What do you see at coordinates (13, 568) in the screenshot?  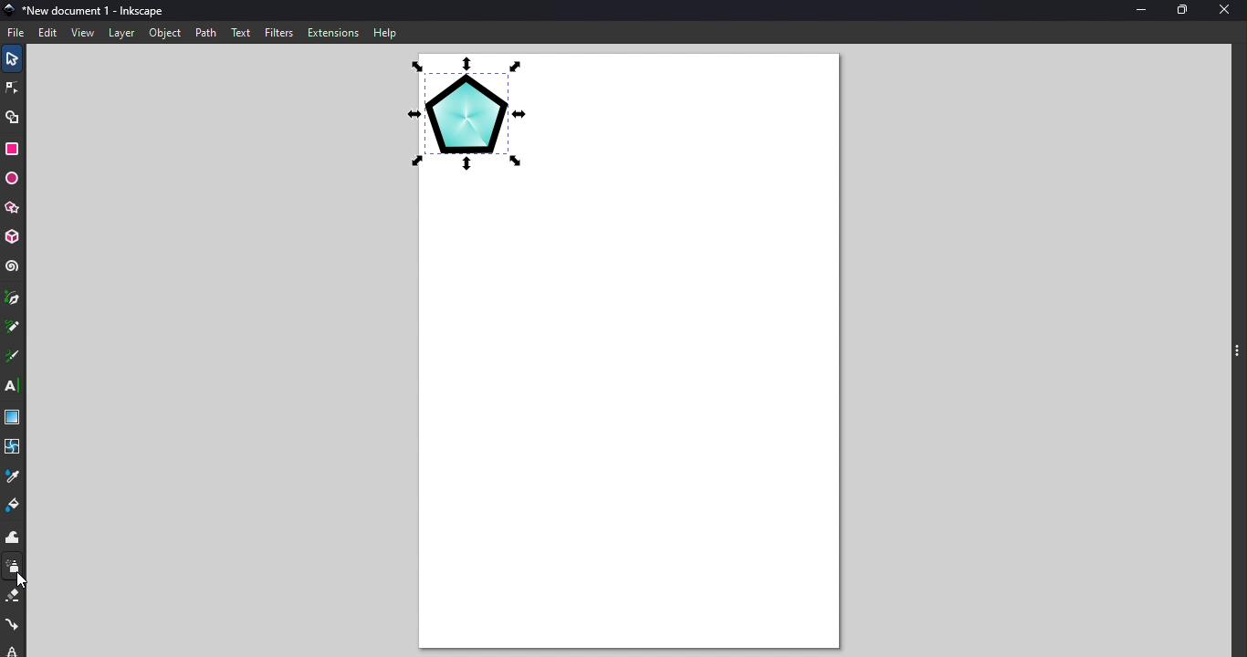 I see `Spray tool` at bounding box center [13, 568].